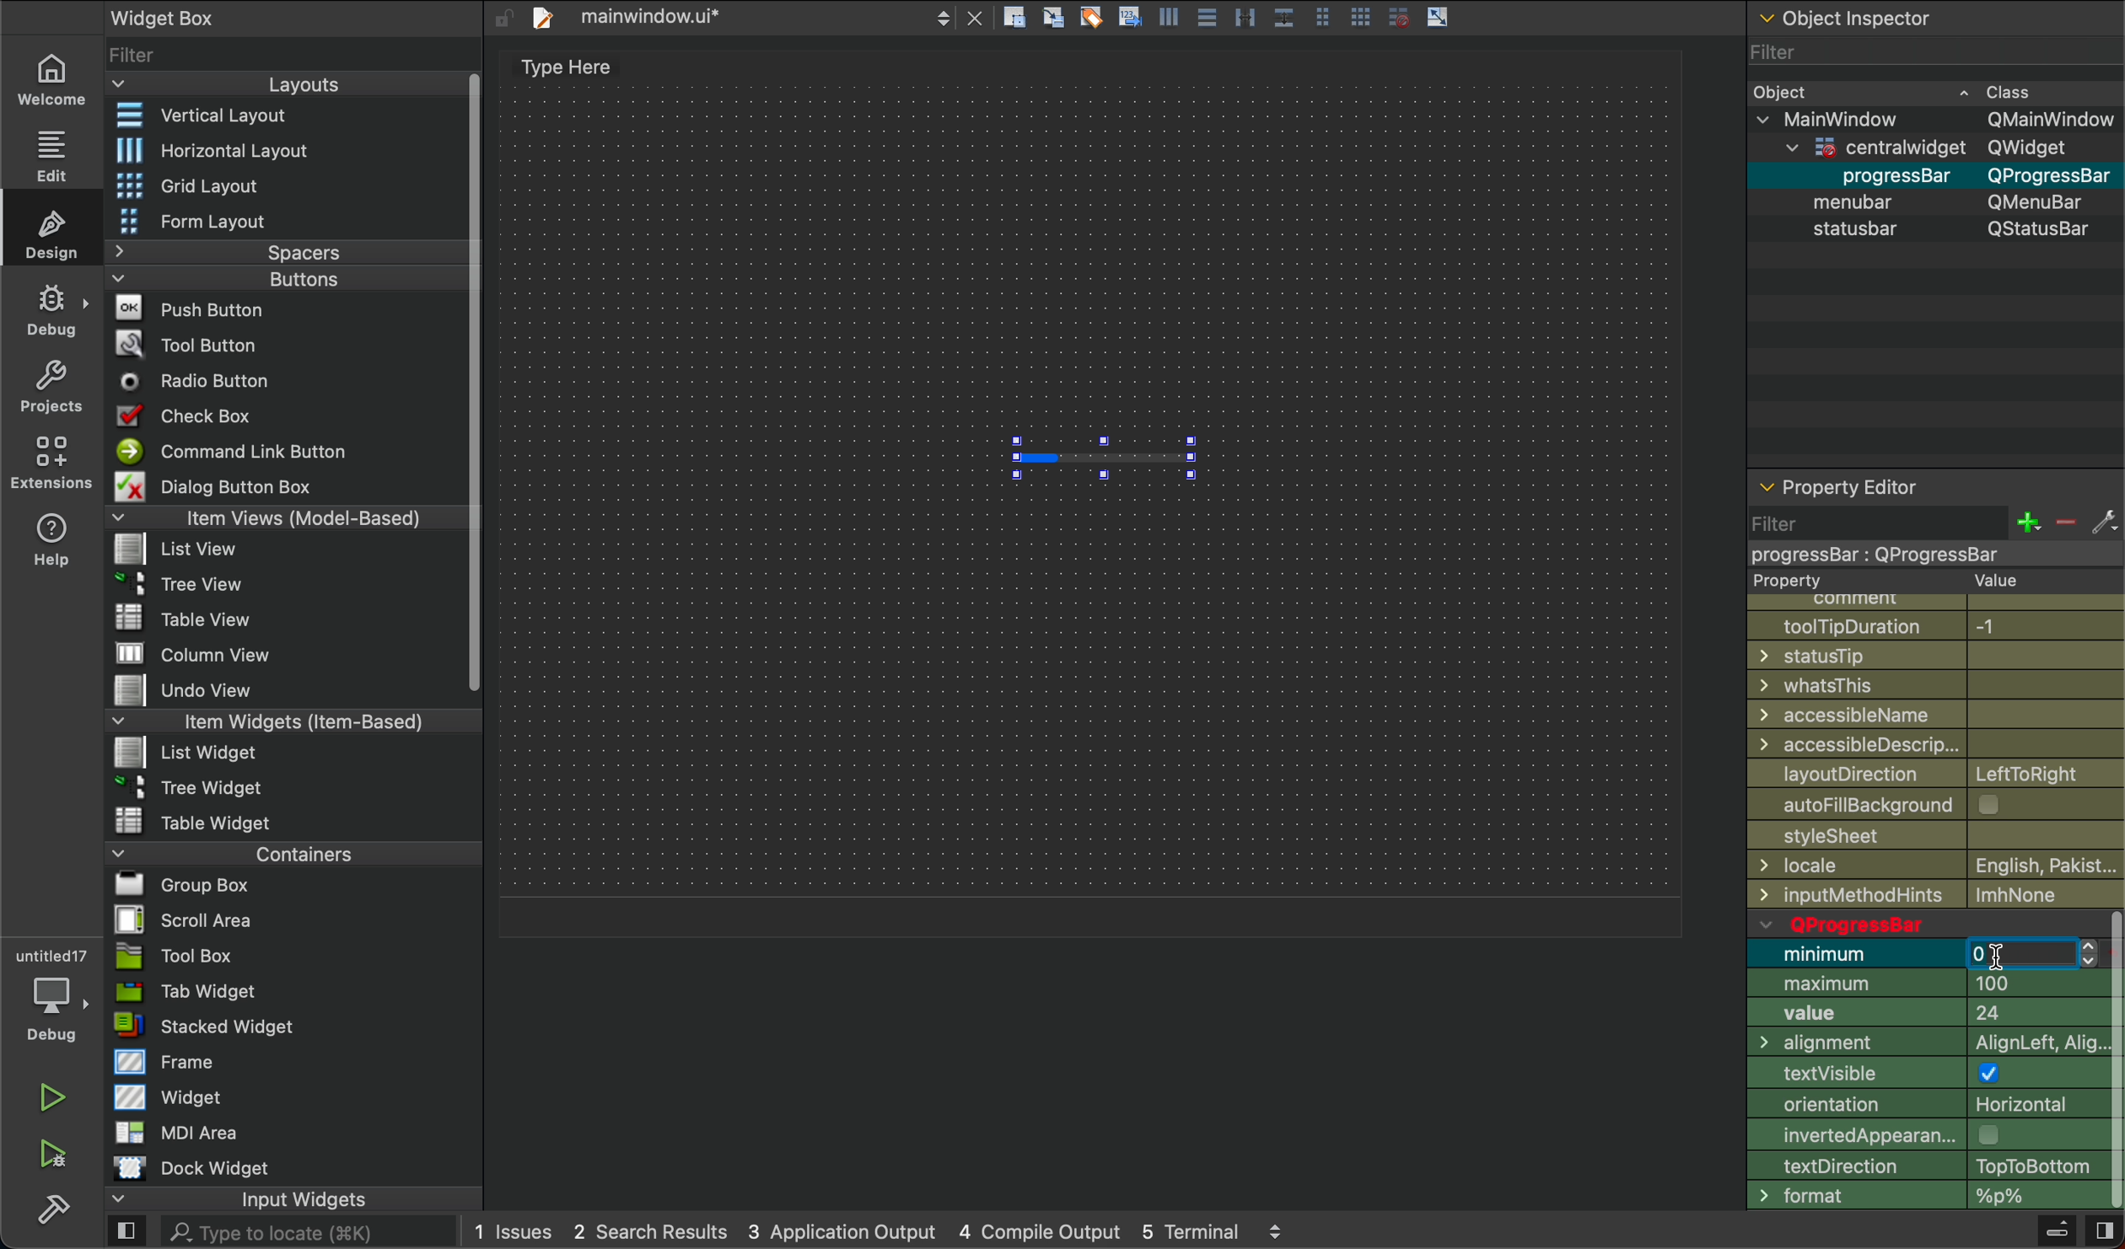 This screenshot has width=2125, height=1249. I want to click on File, so click(191, 618).